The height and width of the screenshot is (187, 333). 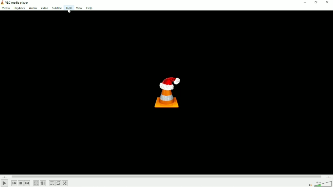 What do you see at coordinates (70, 12) in the screenshot?
I see `Cursor` at bounding box center [70, 12].